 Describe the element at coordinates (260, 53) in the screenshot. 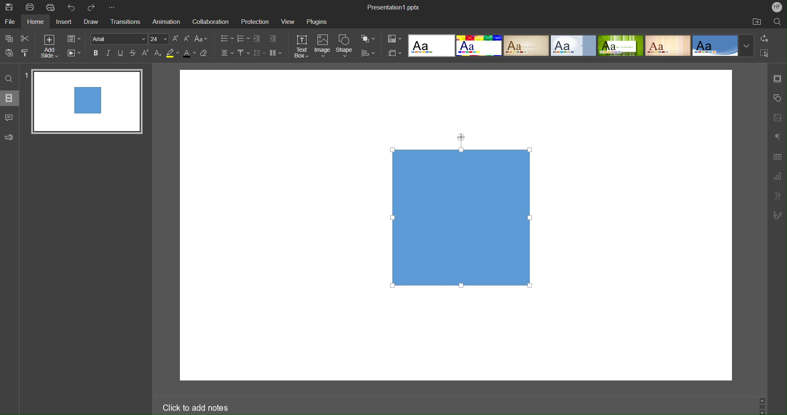

I see `Line Spacing` at that location.